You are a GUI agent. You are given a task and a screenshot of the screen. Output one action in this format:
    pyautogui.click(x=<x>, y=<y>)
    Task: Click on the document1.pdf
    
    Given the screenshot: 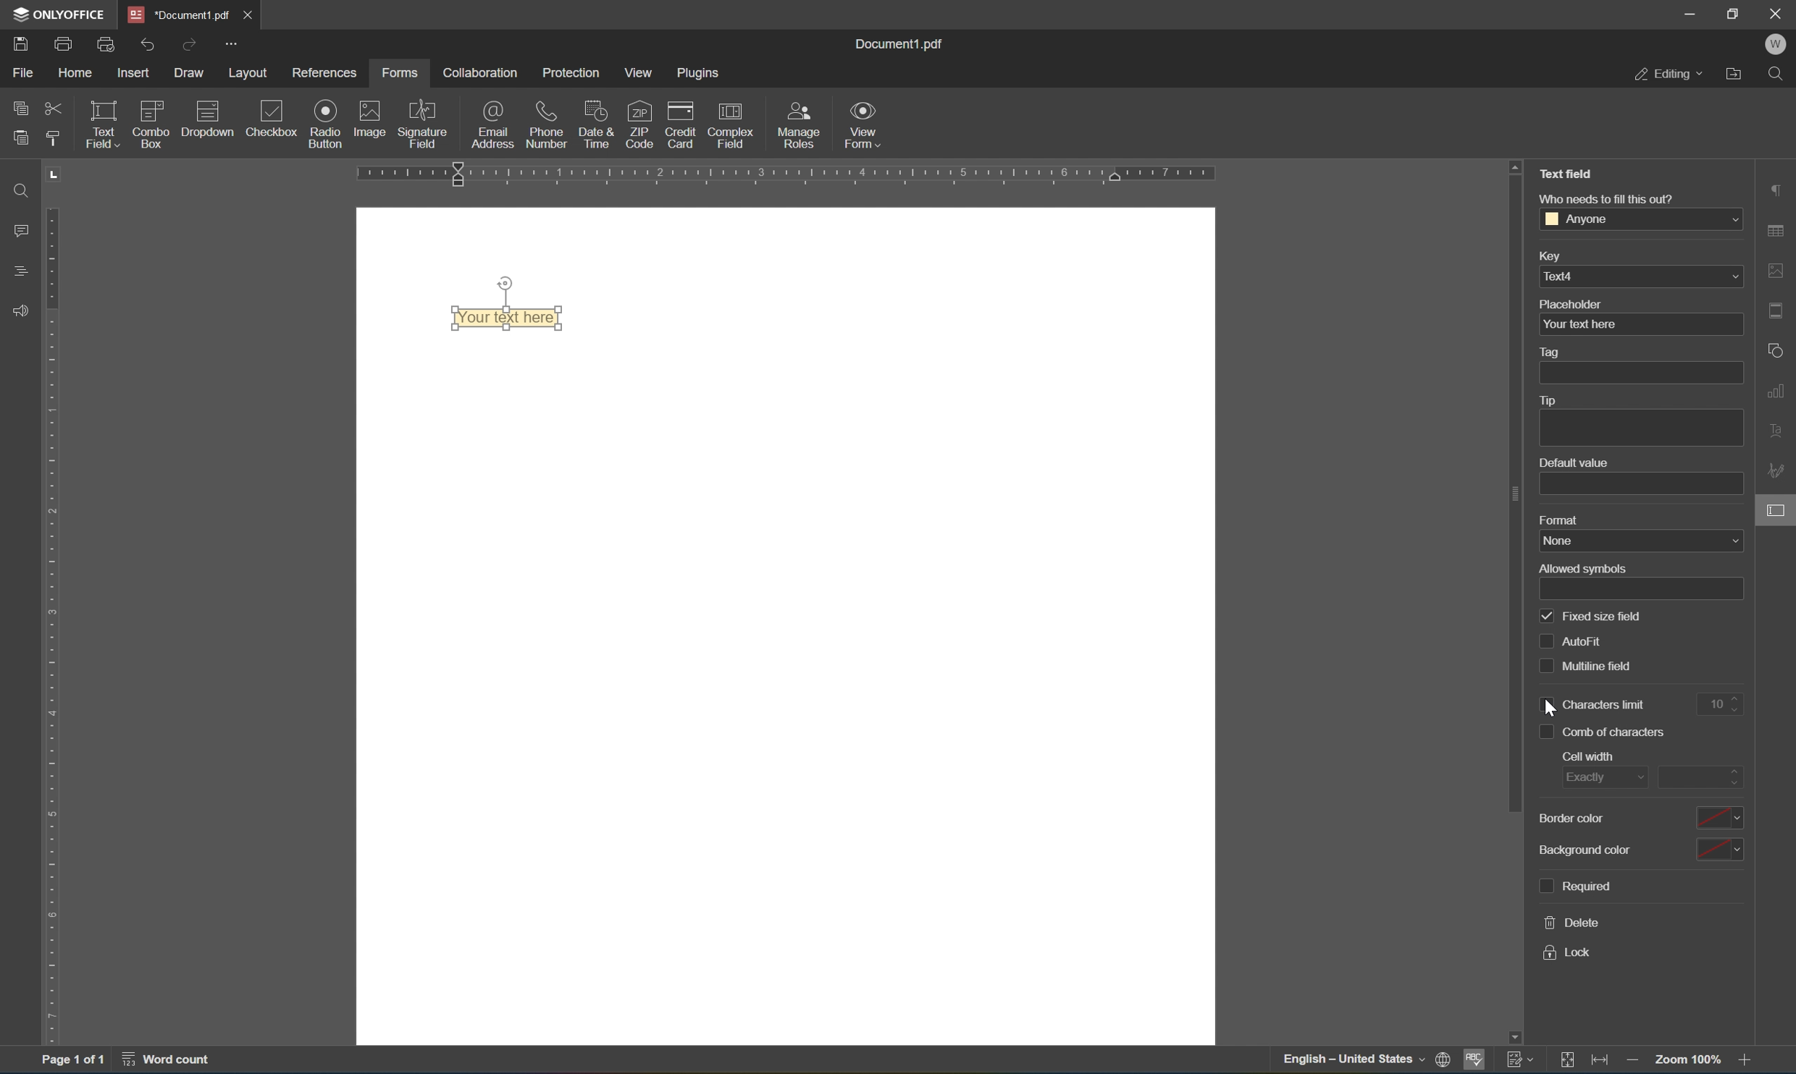 What is the action you would take?
    pyautogui.click(x=897, y=44)
    